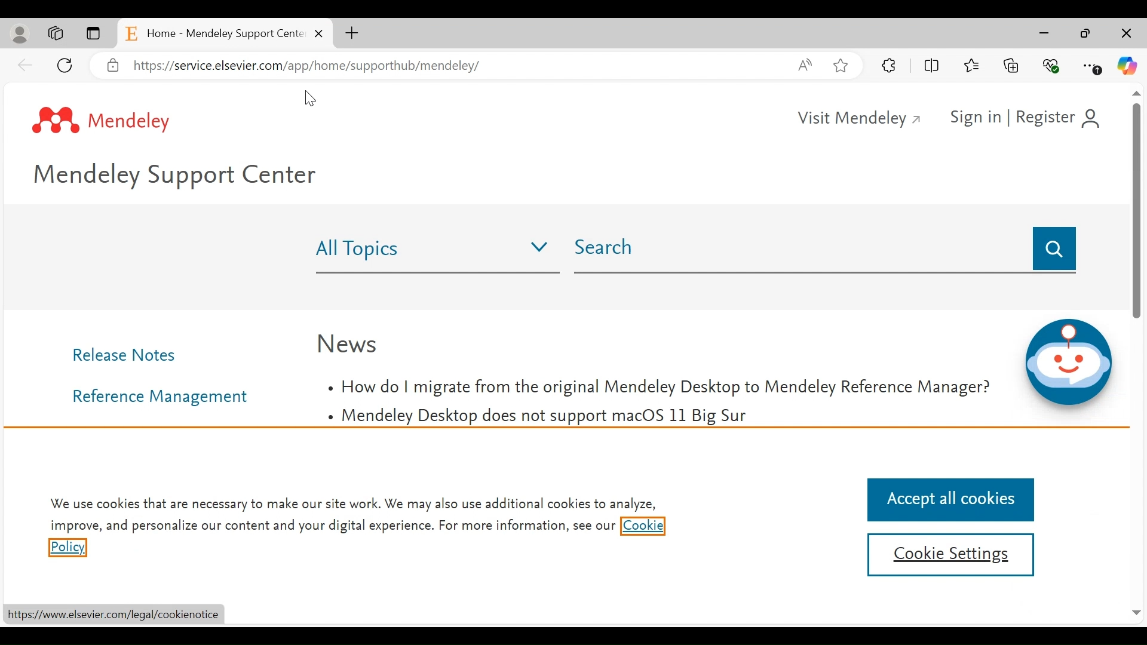  Describe the element at coordinates (974, 63) in the screenshot. I see `Favorites` at that location.